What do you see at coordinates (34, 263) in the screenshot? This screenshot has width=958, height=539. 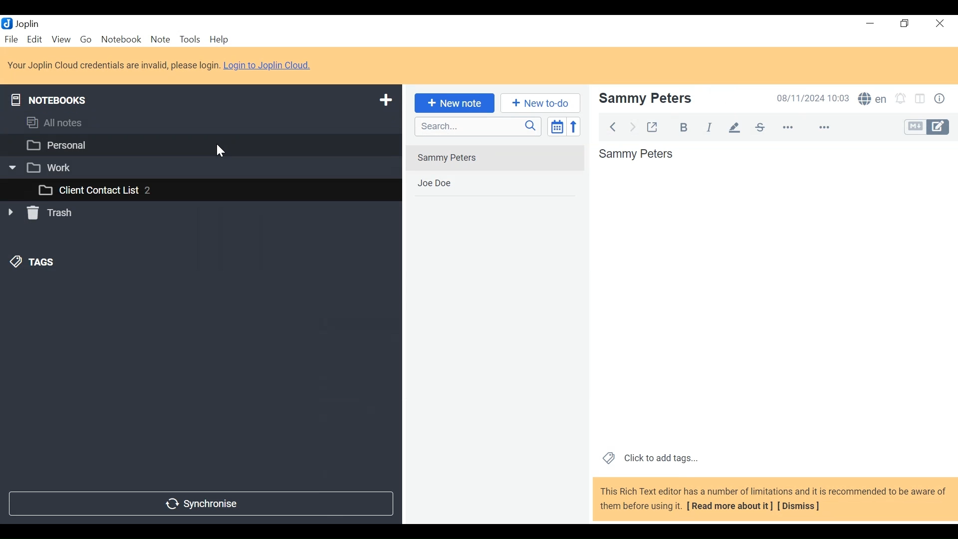 I see `Q Tacs` at bounding box center [34, 263].